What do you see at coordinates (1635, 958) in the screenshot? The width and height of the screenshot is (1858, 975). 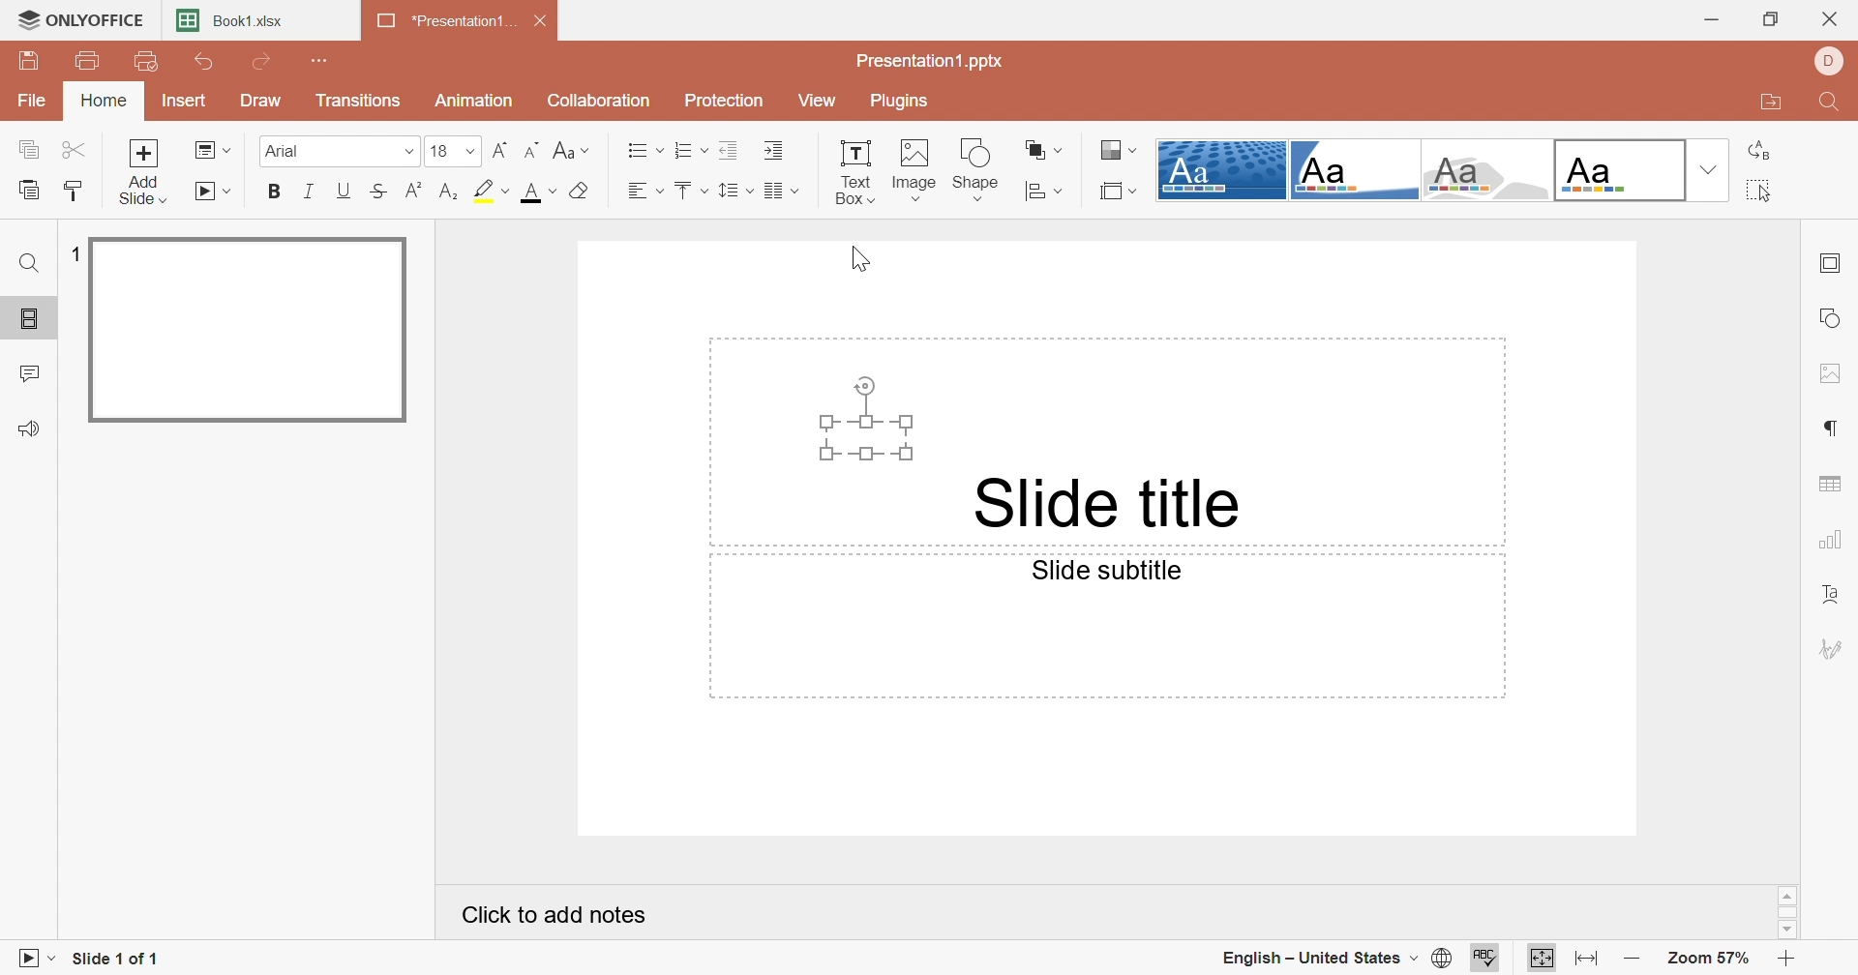 I see `Zoom out` at bounding box center [1635, 958].